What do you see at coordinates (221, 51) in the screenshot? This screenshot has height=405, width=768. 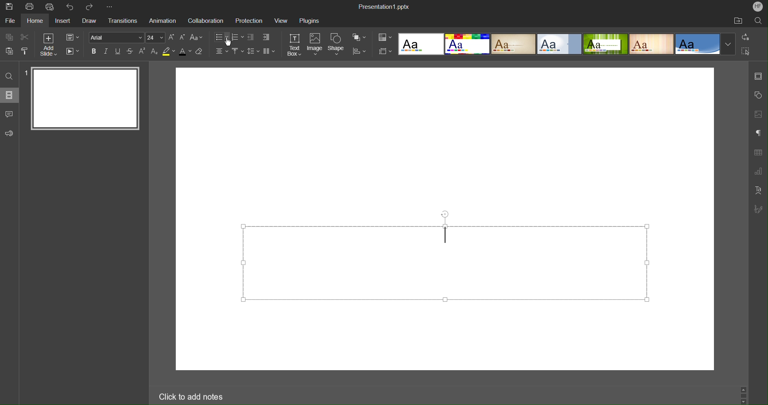 I see `Alignment` at bounding box center [221, 51].